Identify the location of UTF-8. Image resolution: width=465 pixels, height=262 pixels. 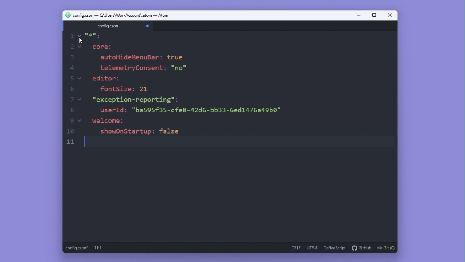
(313, 248).